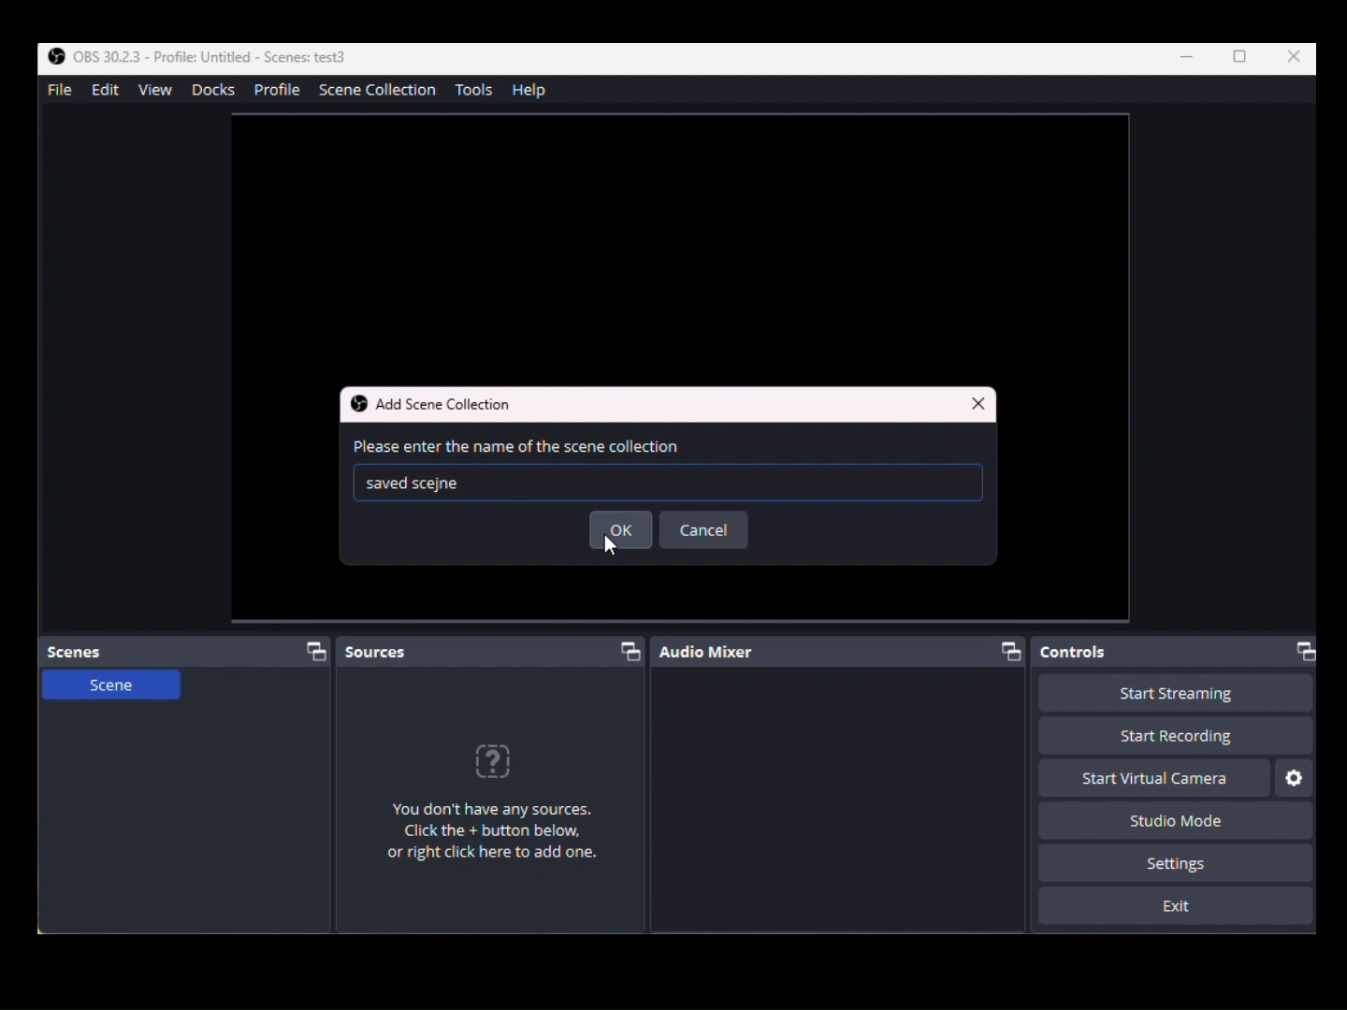 This screenshot has width=1347, height=1010. I want to click on Settings, so click(1296, 778).